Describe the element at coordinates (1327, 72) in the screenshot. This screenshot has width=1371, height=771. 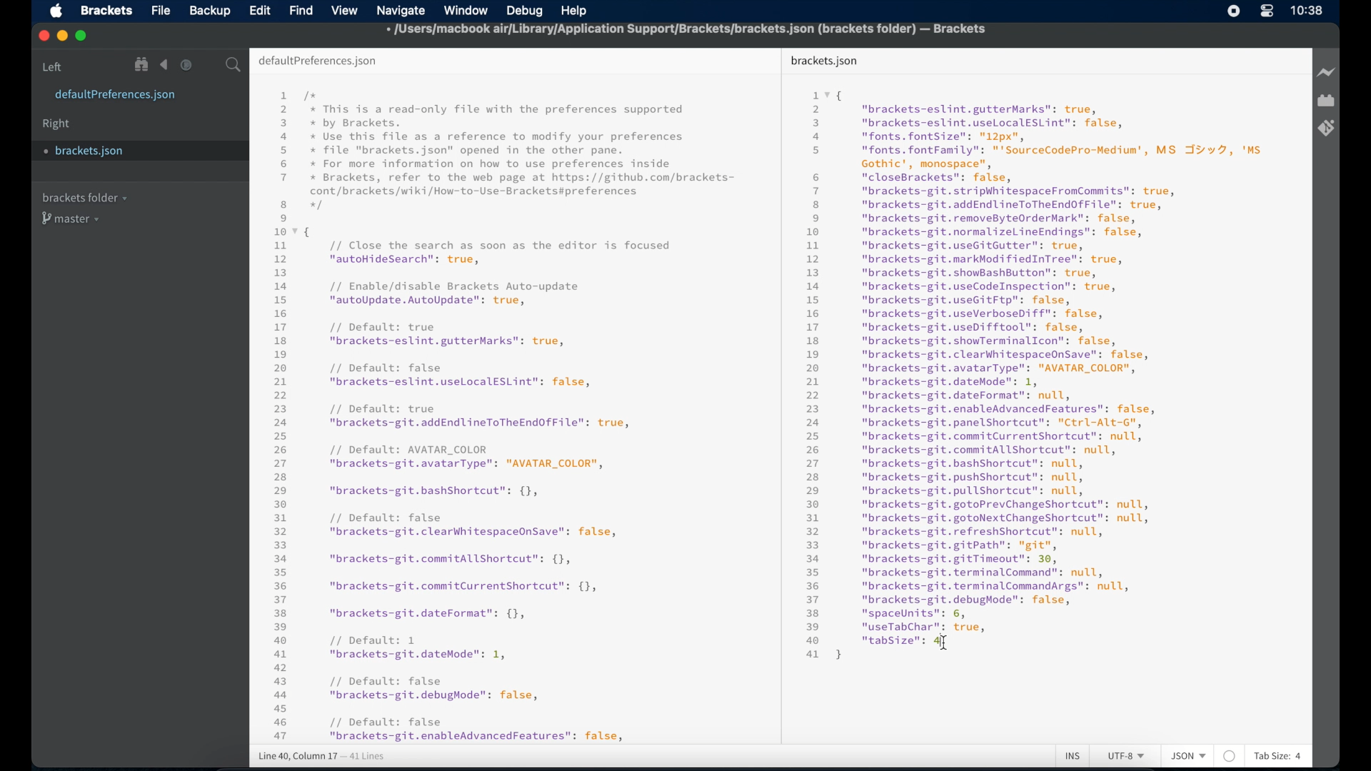
I see `live preview` at that location.